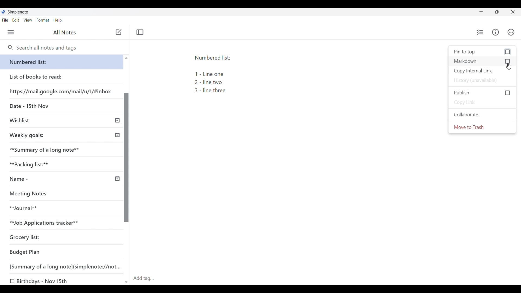 The width and height of the screenshot is (521, 293). Describe the element at coordinates (43, 20) in the screenshot. I see `Format menu ` at that location.